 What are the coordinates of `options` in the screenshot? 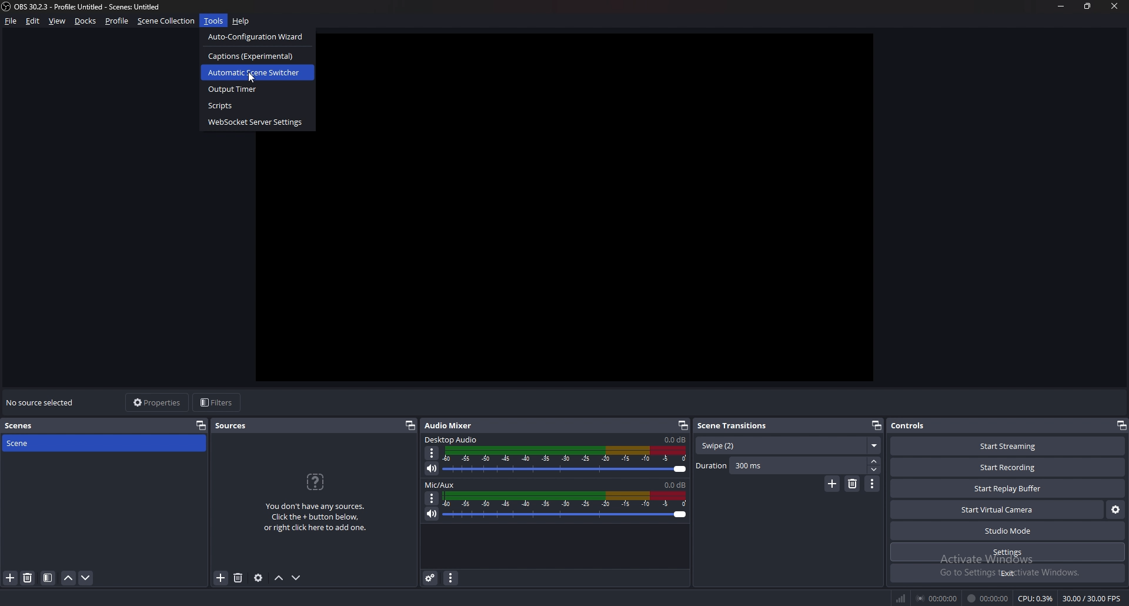 It's located at (432, 454).